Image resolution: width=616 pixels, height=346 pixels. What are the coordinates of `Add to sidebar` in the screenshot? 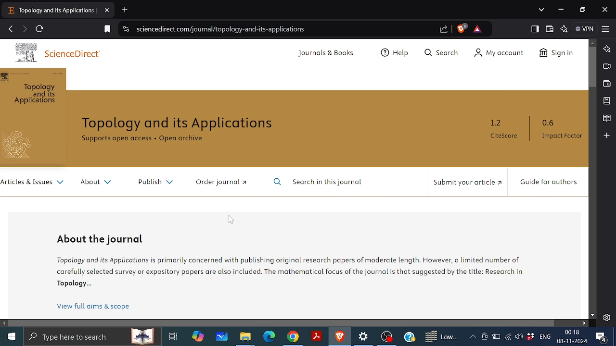 It's located at (607, 136).